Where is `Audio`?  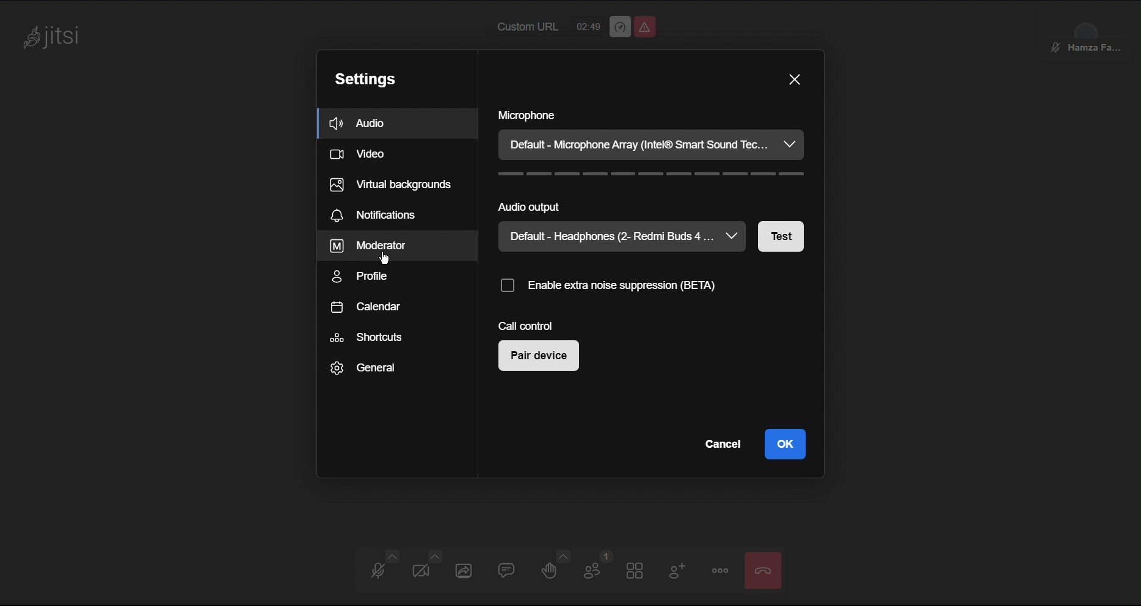
Audio is located at coordinates (377, 571).